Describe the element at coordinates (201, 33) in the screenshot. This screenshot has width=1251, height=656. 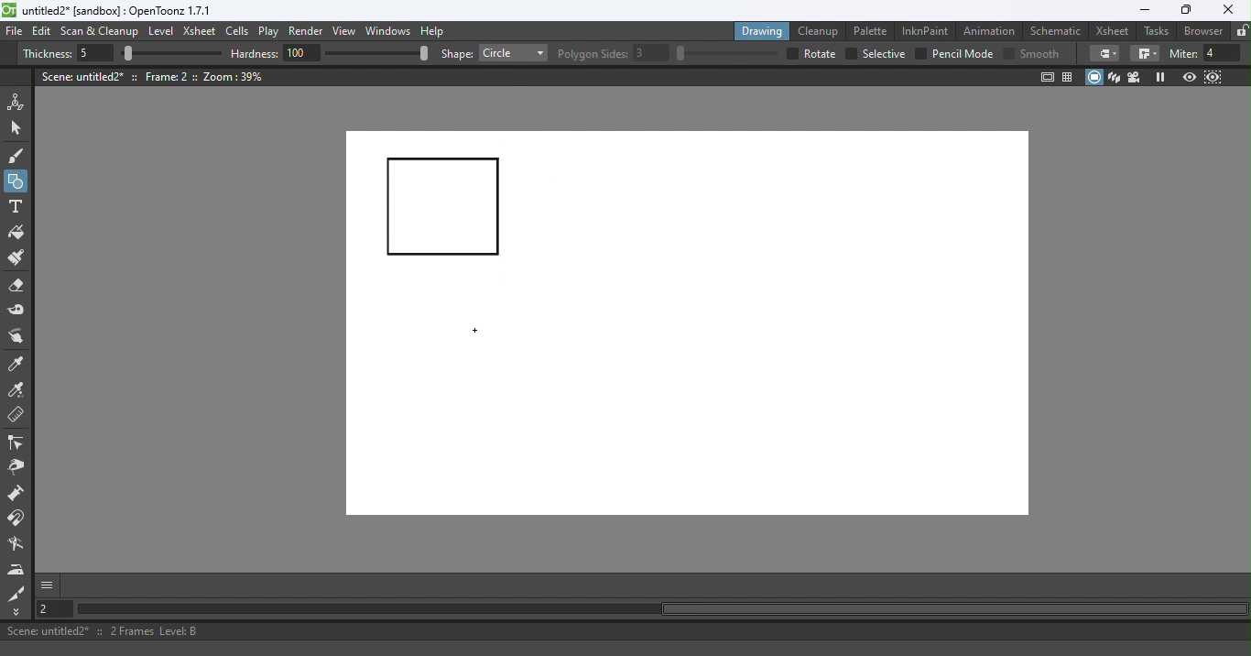
I see `Xsheet` at that location.